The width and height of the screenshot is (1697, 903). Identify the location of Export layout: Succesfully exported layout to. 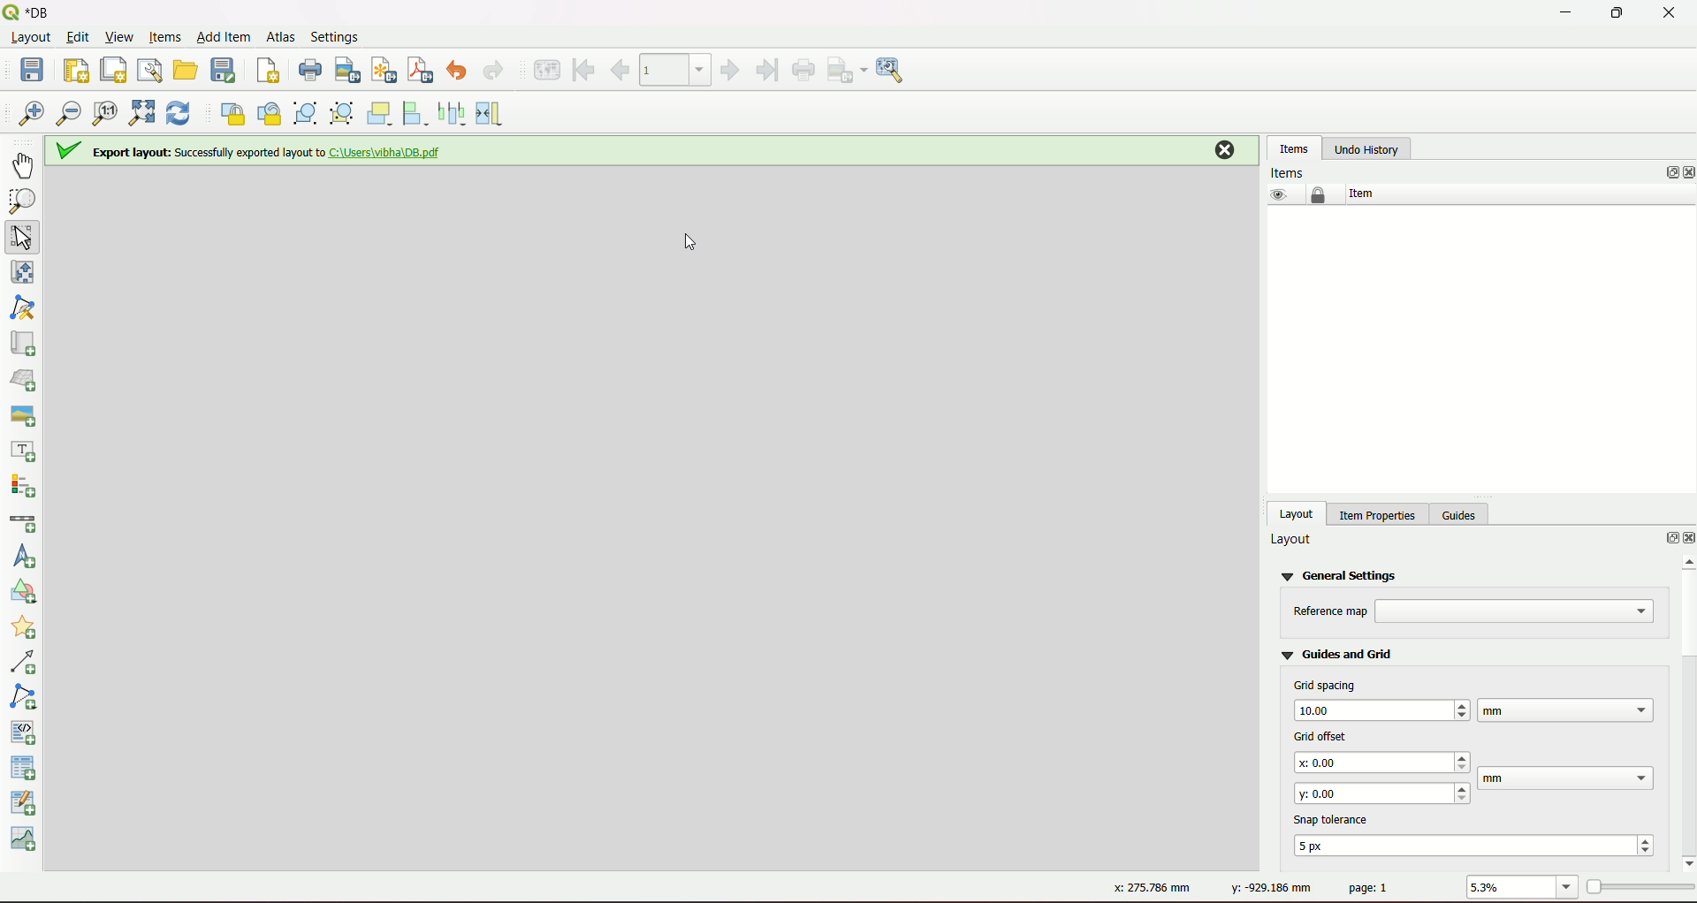
(251, 153).